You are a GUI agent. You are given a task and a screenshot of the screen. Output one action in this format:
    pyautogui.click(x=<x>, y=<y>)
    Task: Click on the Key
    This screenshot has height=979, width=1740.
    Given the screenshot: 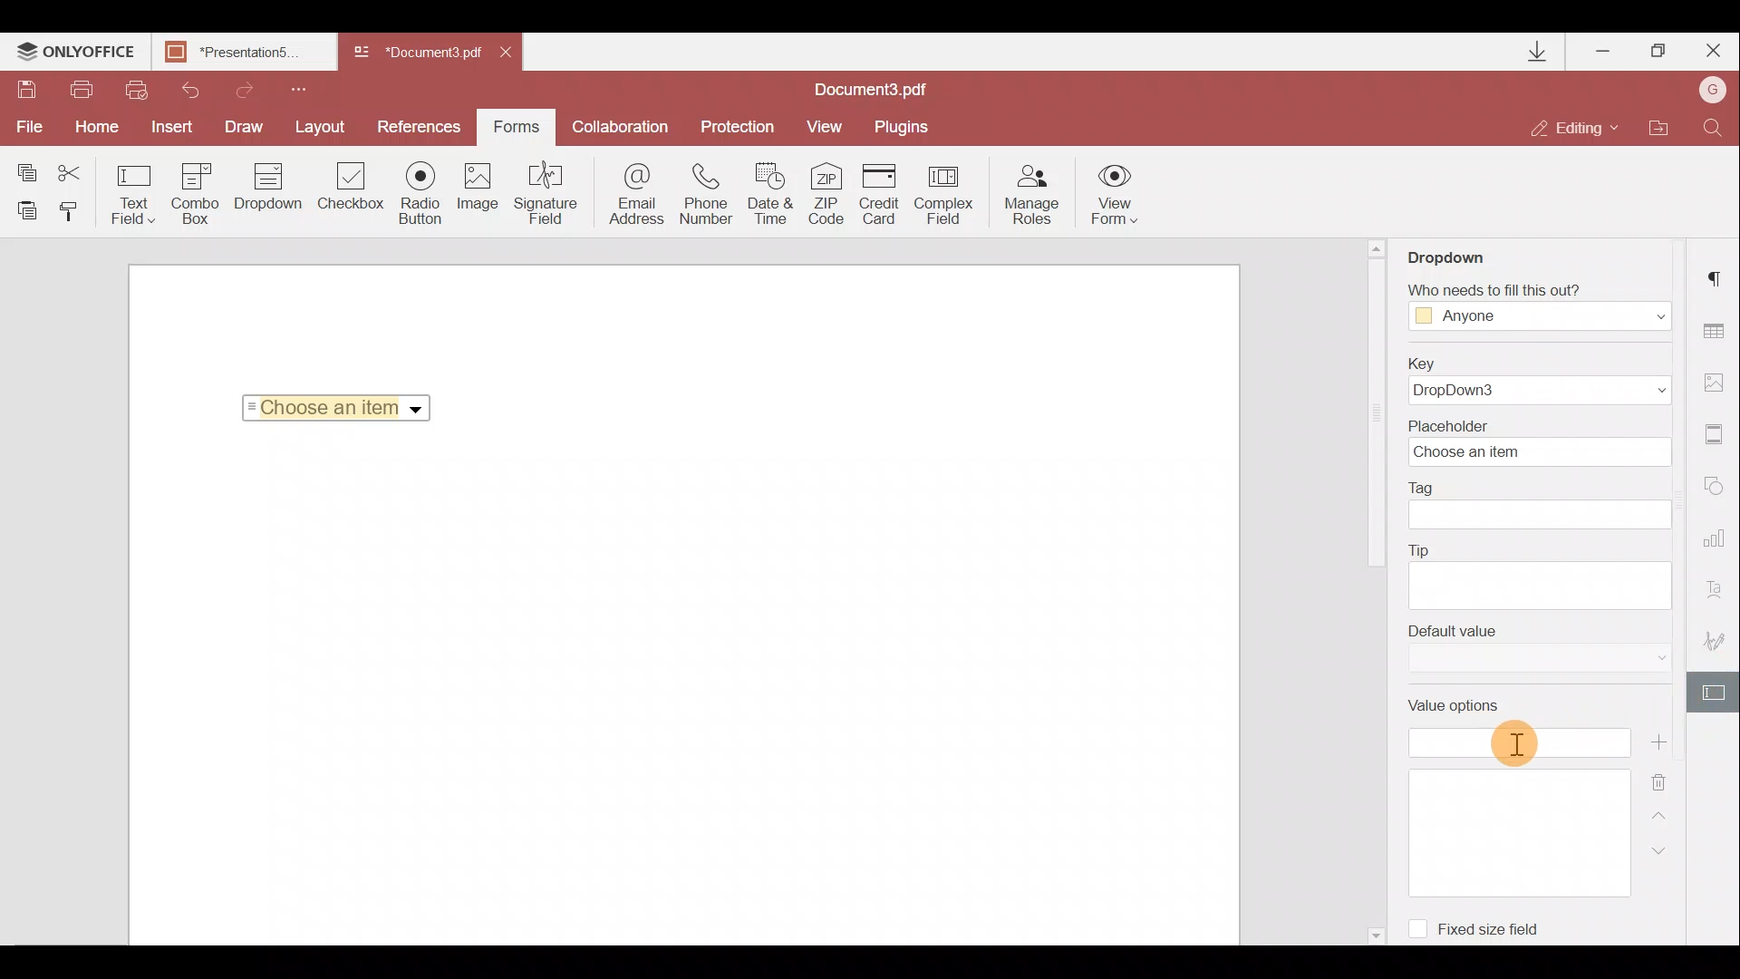 What is the action you would take?
    pyautogui.click(x=1544, y=379)
    